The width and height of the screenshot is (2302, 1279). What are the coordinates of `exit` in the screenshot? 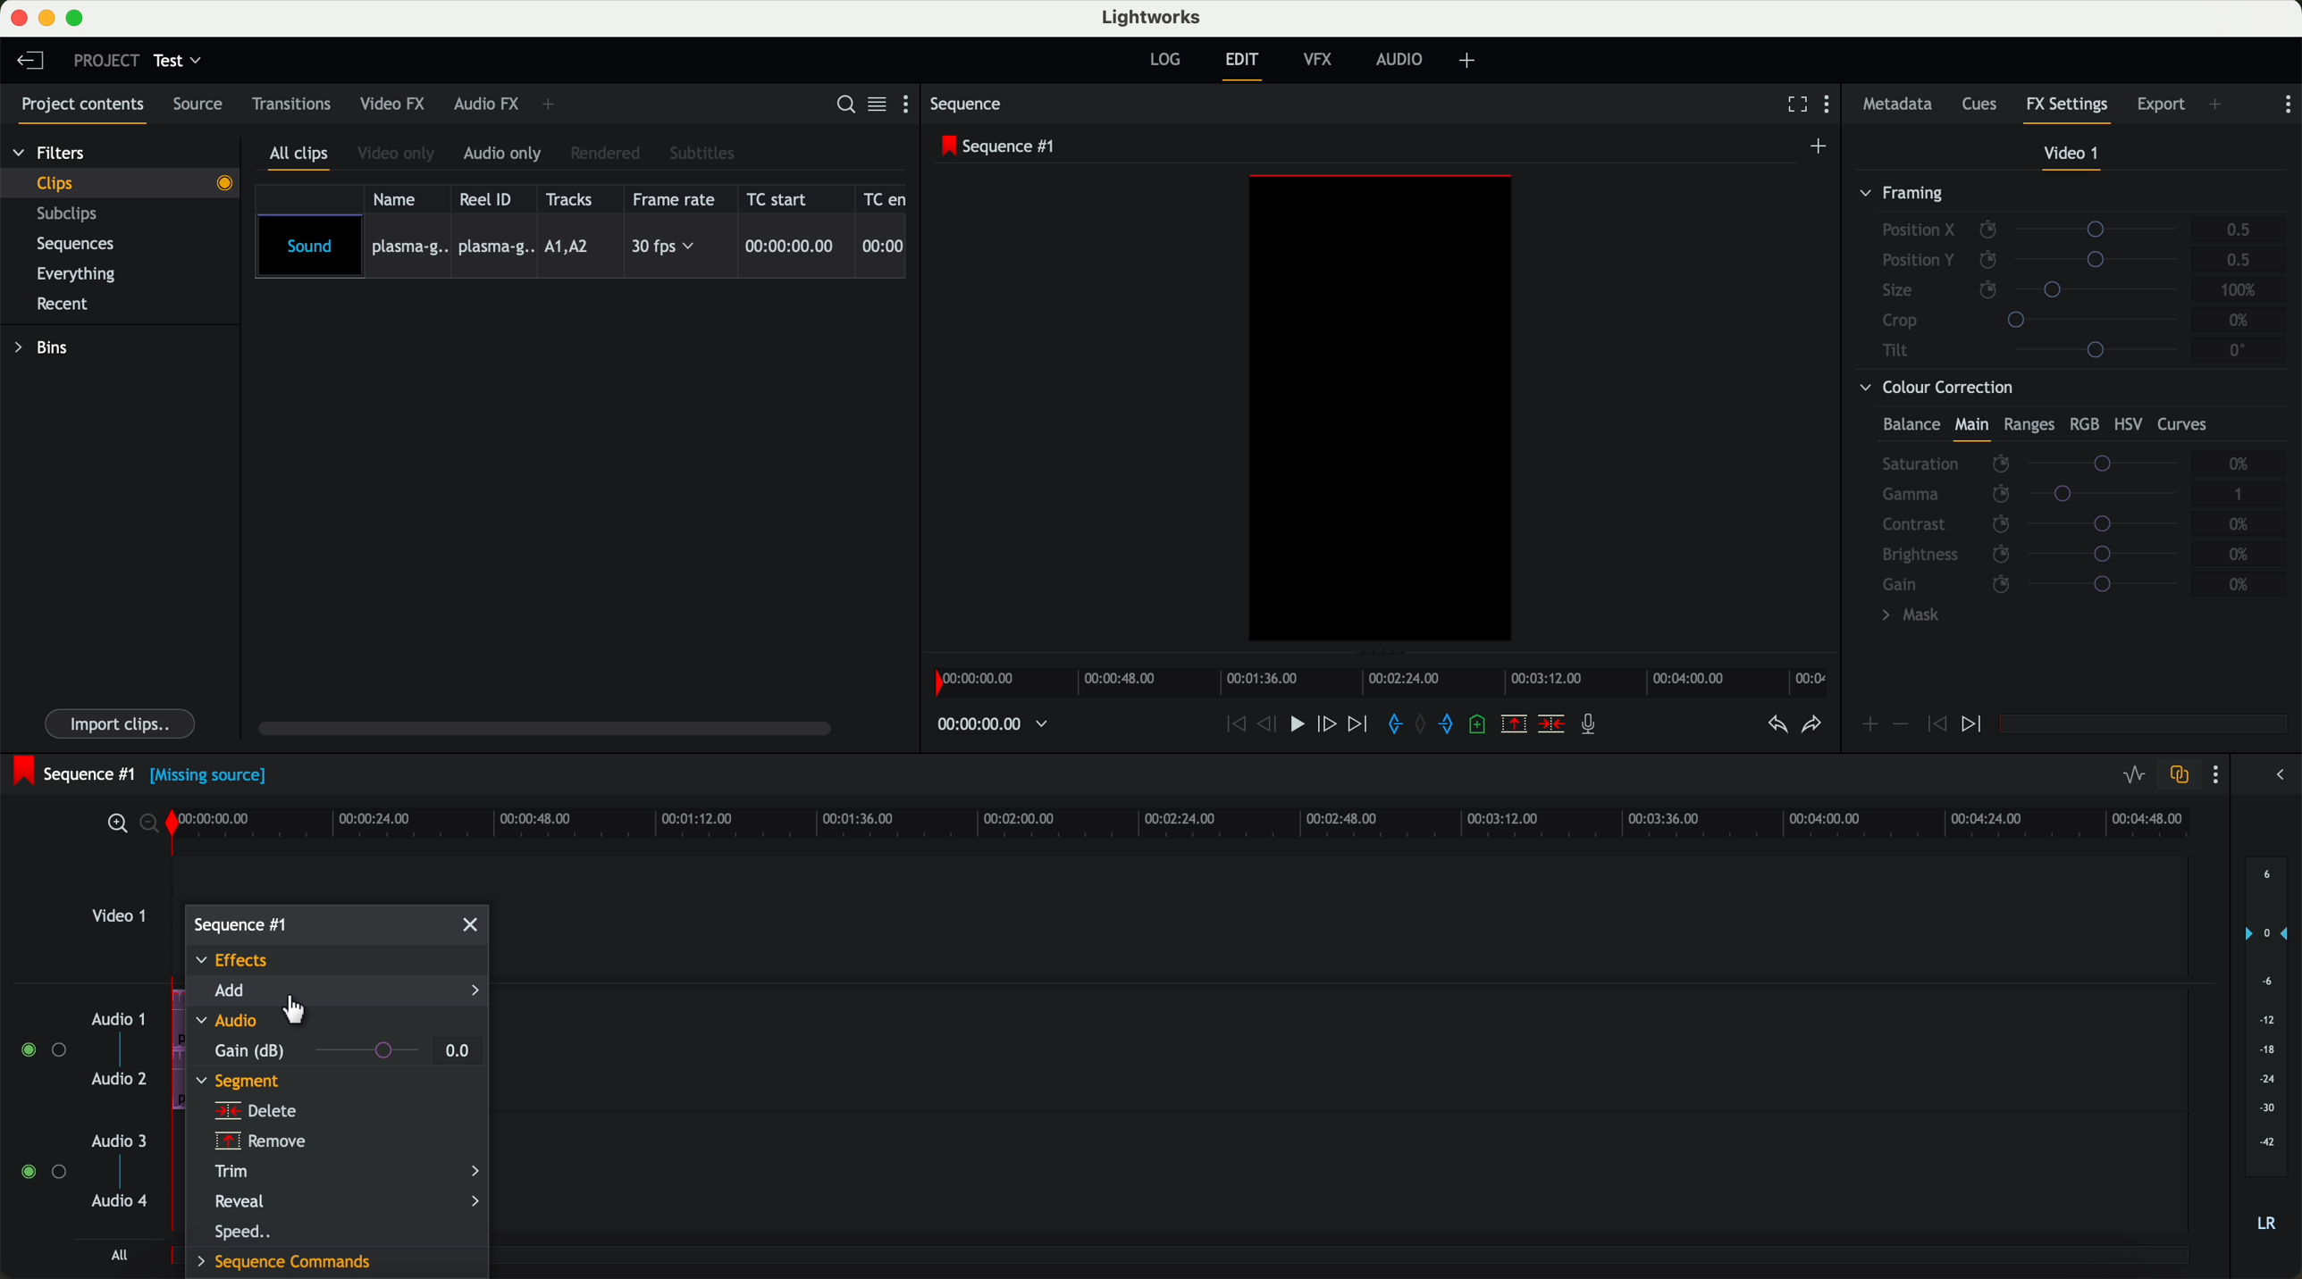 It's located at (1241, 66).